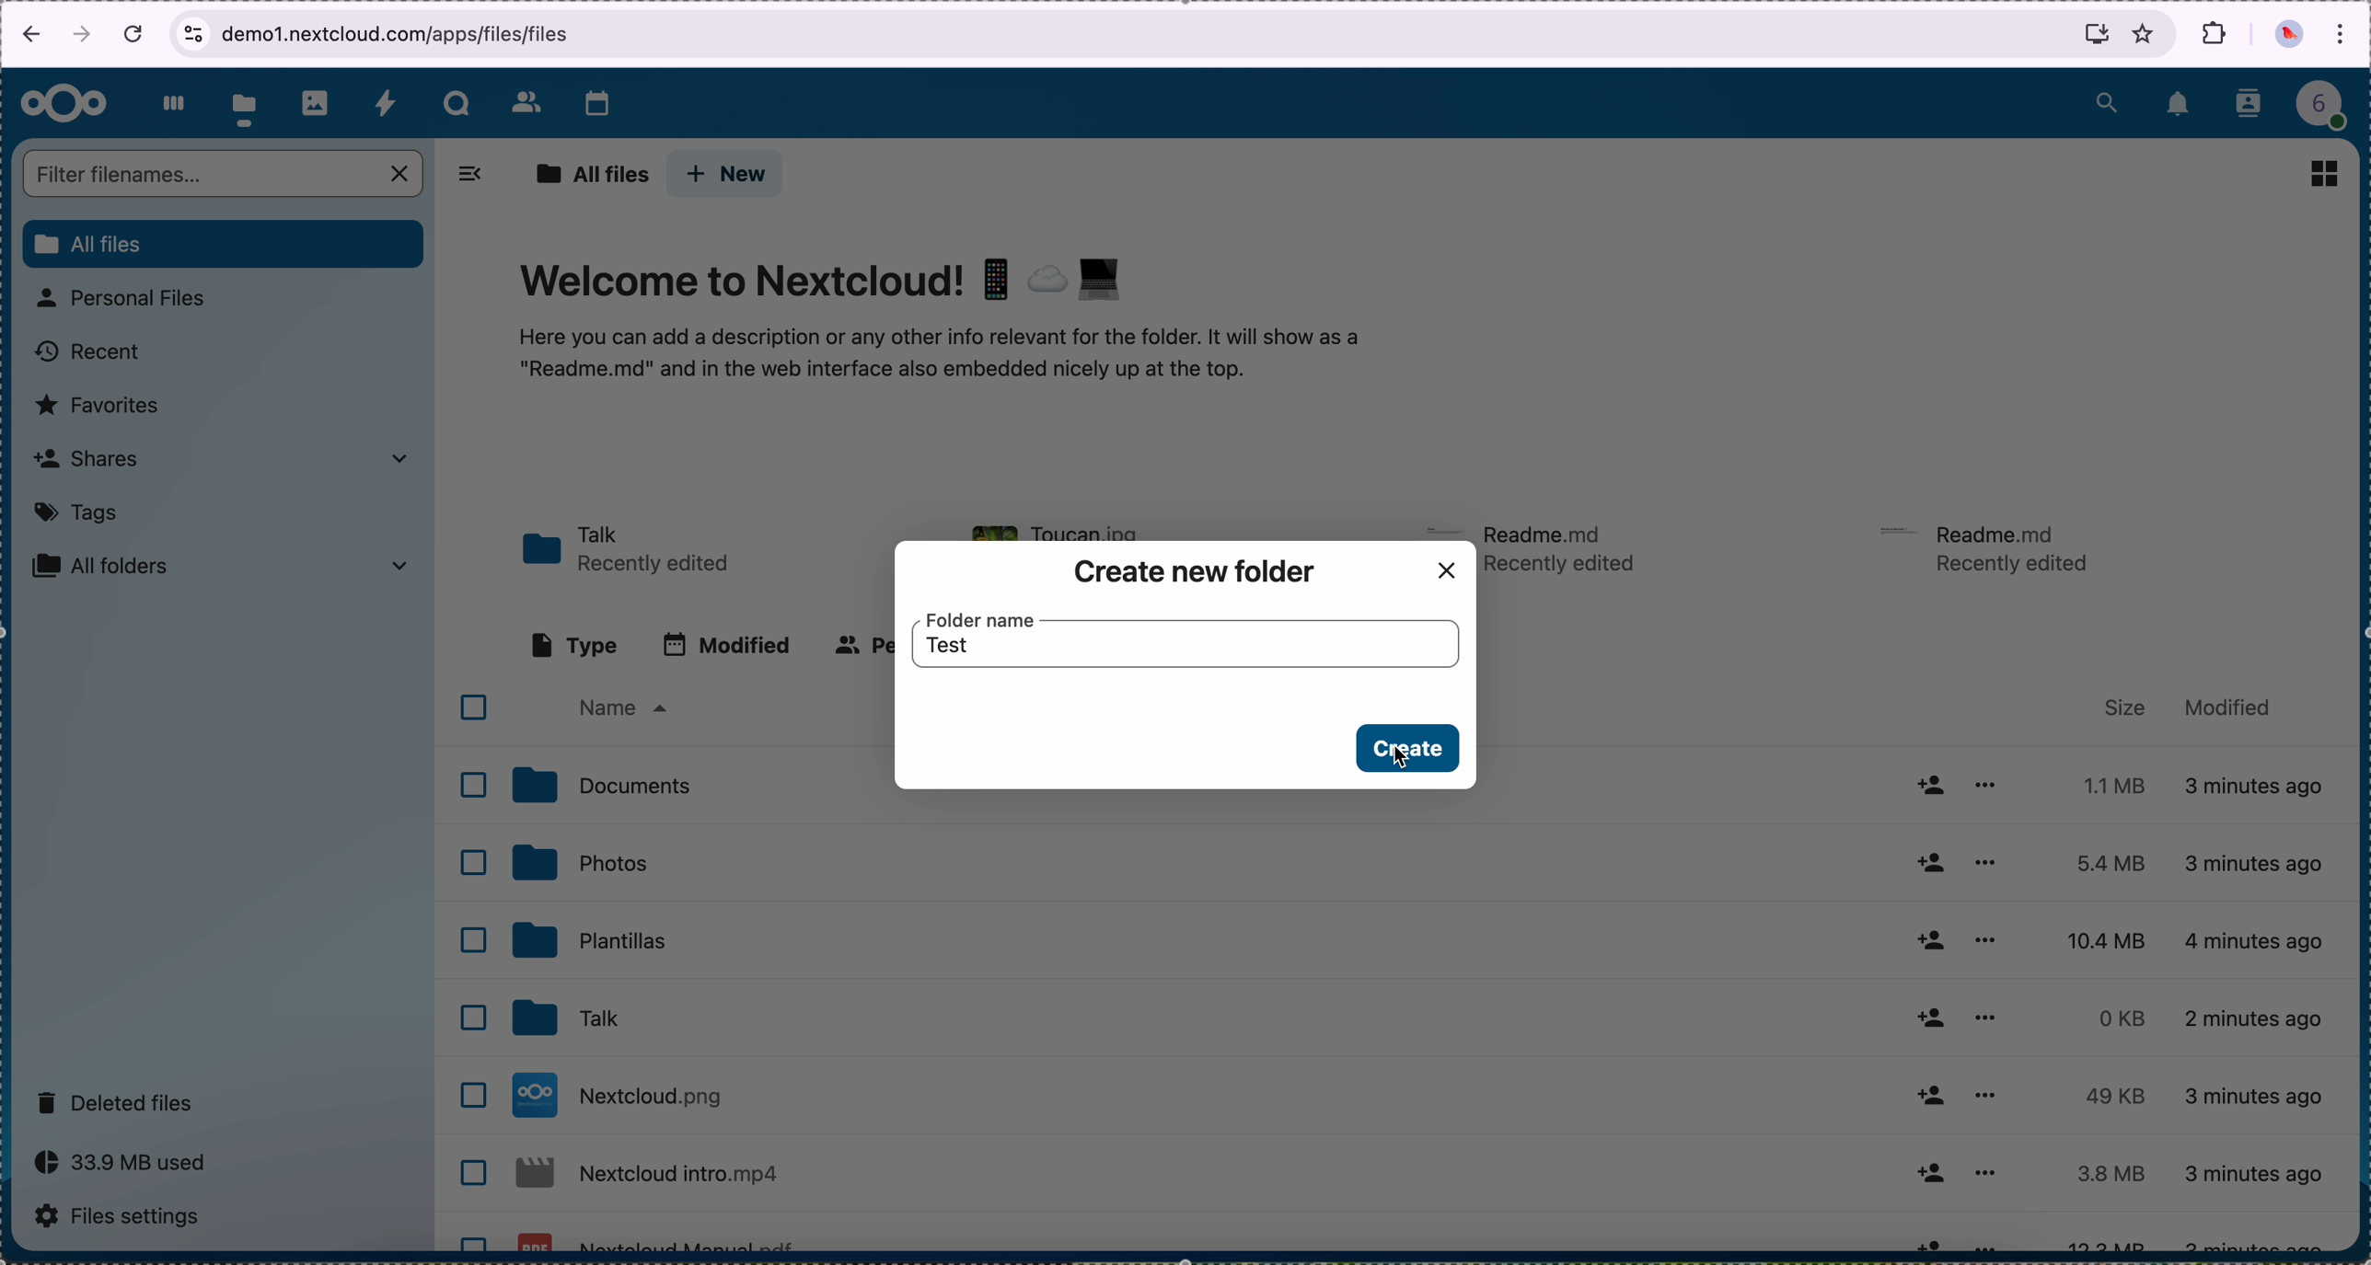 The width and height of the screenshot is (2371, 1265). I want to click on click on new button, so click(726, 175).